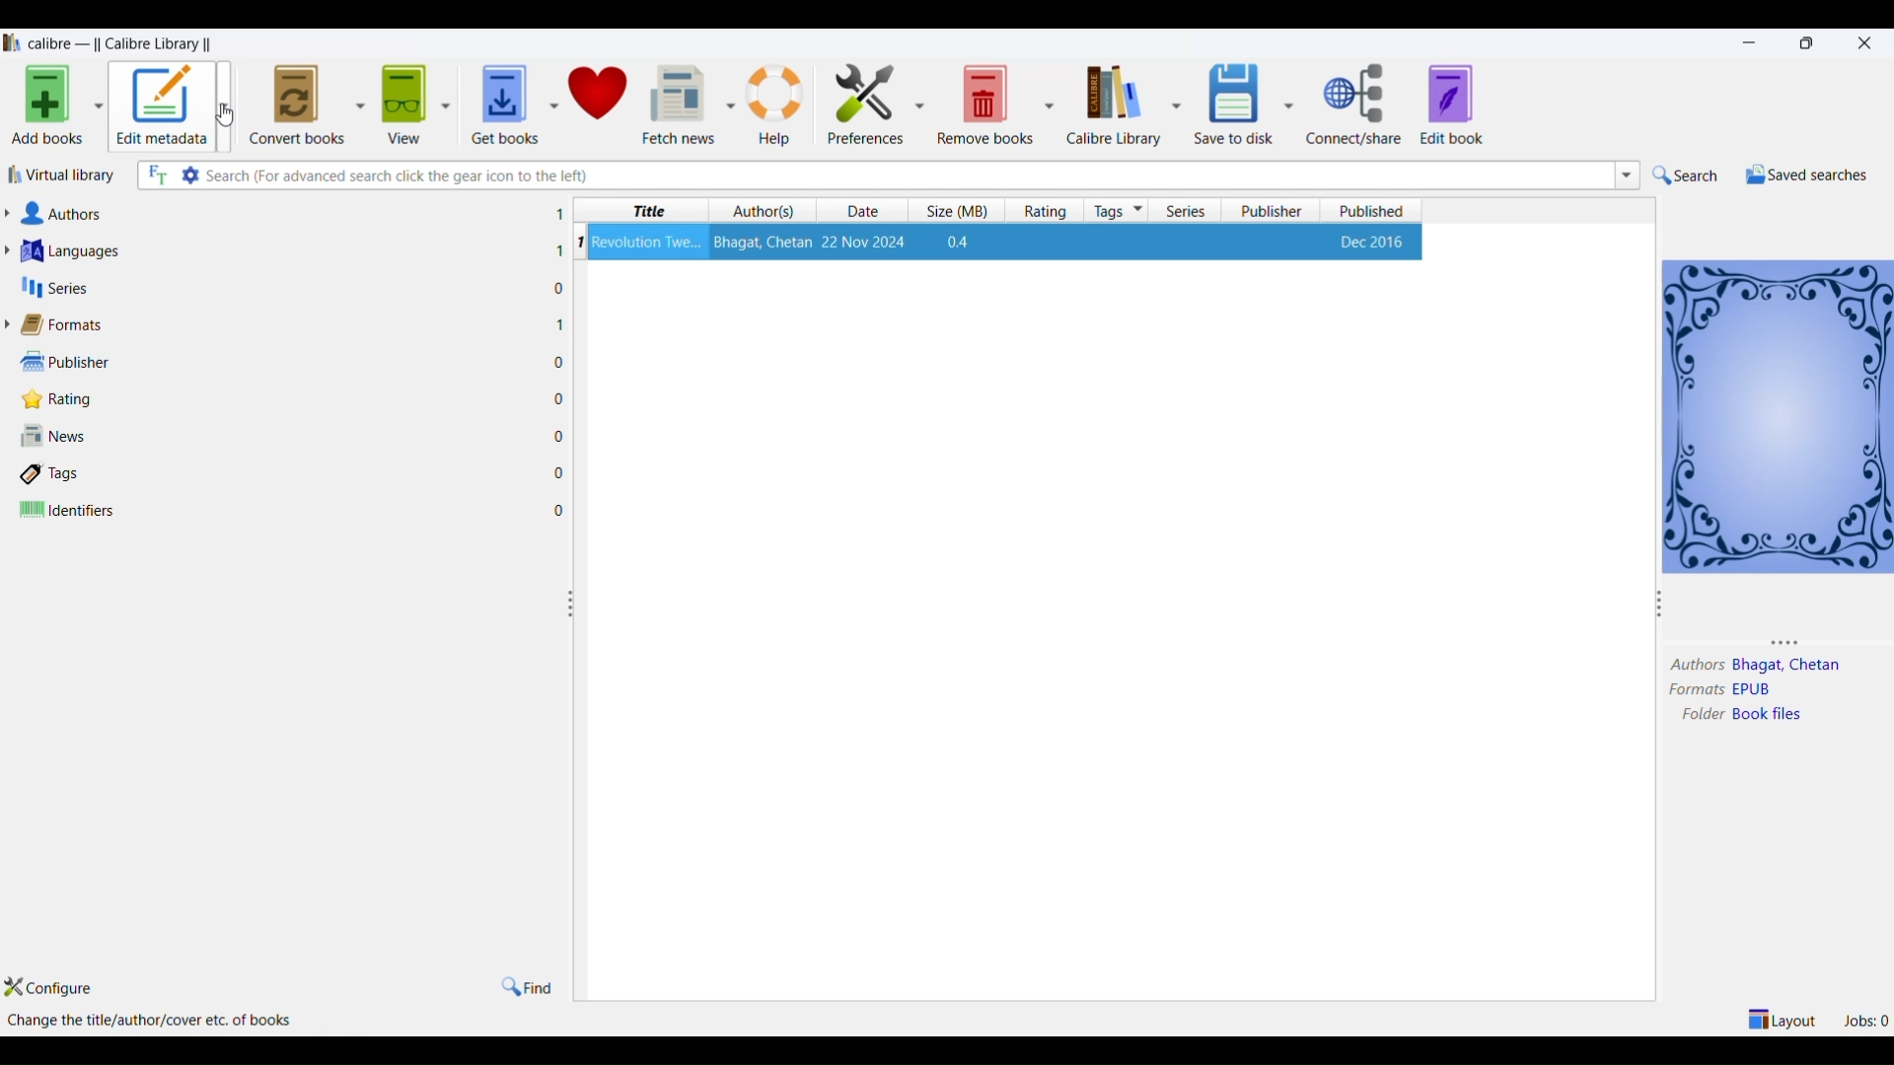 This screenshot has height=1065, width=1894. I want to click on help, so click(777, 103).